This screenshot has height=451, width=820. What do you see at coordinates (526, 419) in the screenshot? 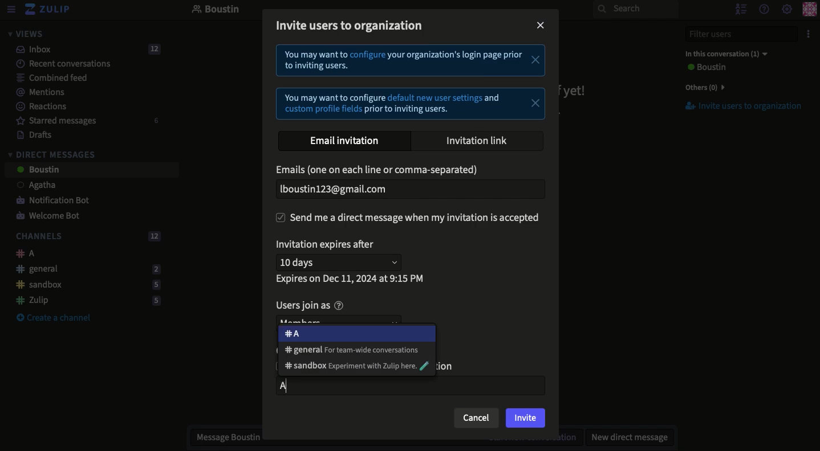
I see `Invite` at bounding box center [526, 419].